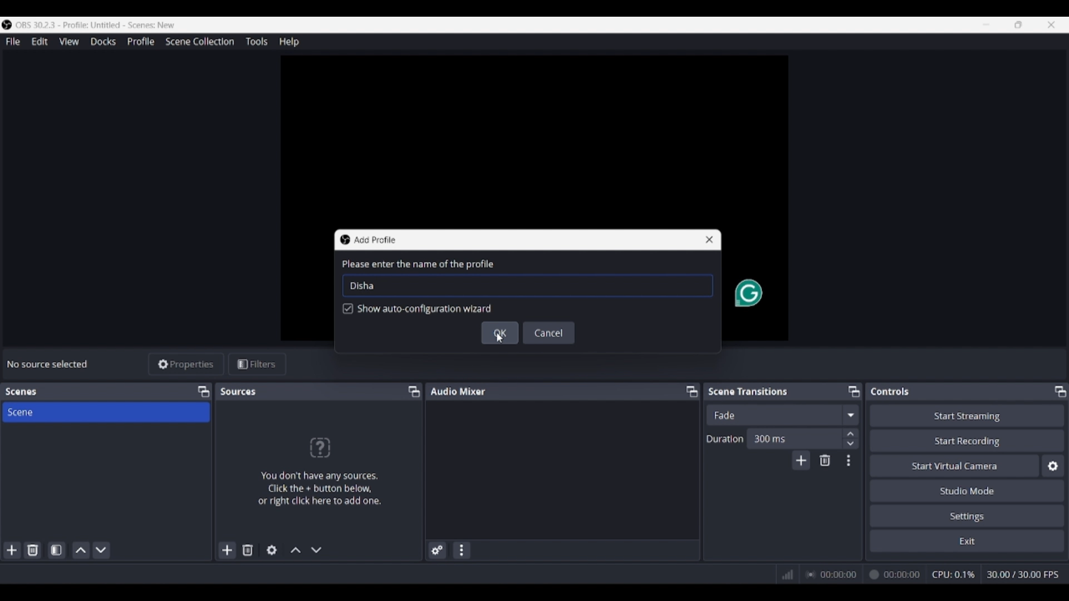 Image resolution: width=1069 pixels, height=601 pixels. Describe the element at coordinates (500, 333) in the screenshot. I see `Save` at that location.